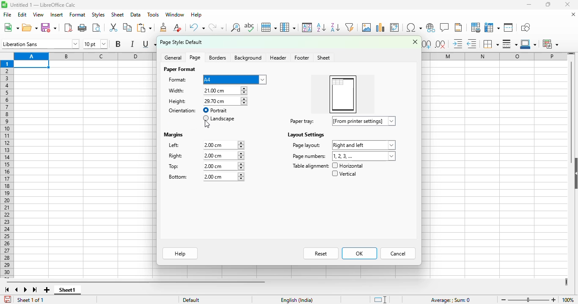 This screenshot has width=578, height=304. Describe the element at coordinates (153, 14) in the screenshot. I see `tools` at that location.